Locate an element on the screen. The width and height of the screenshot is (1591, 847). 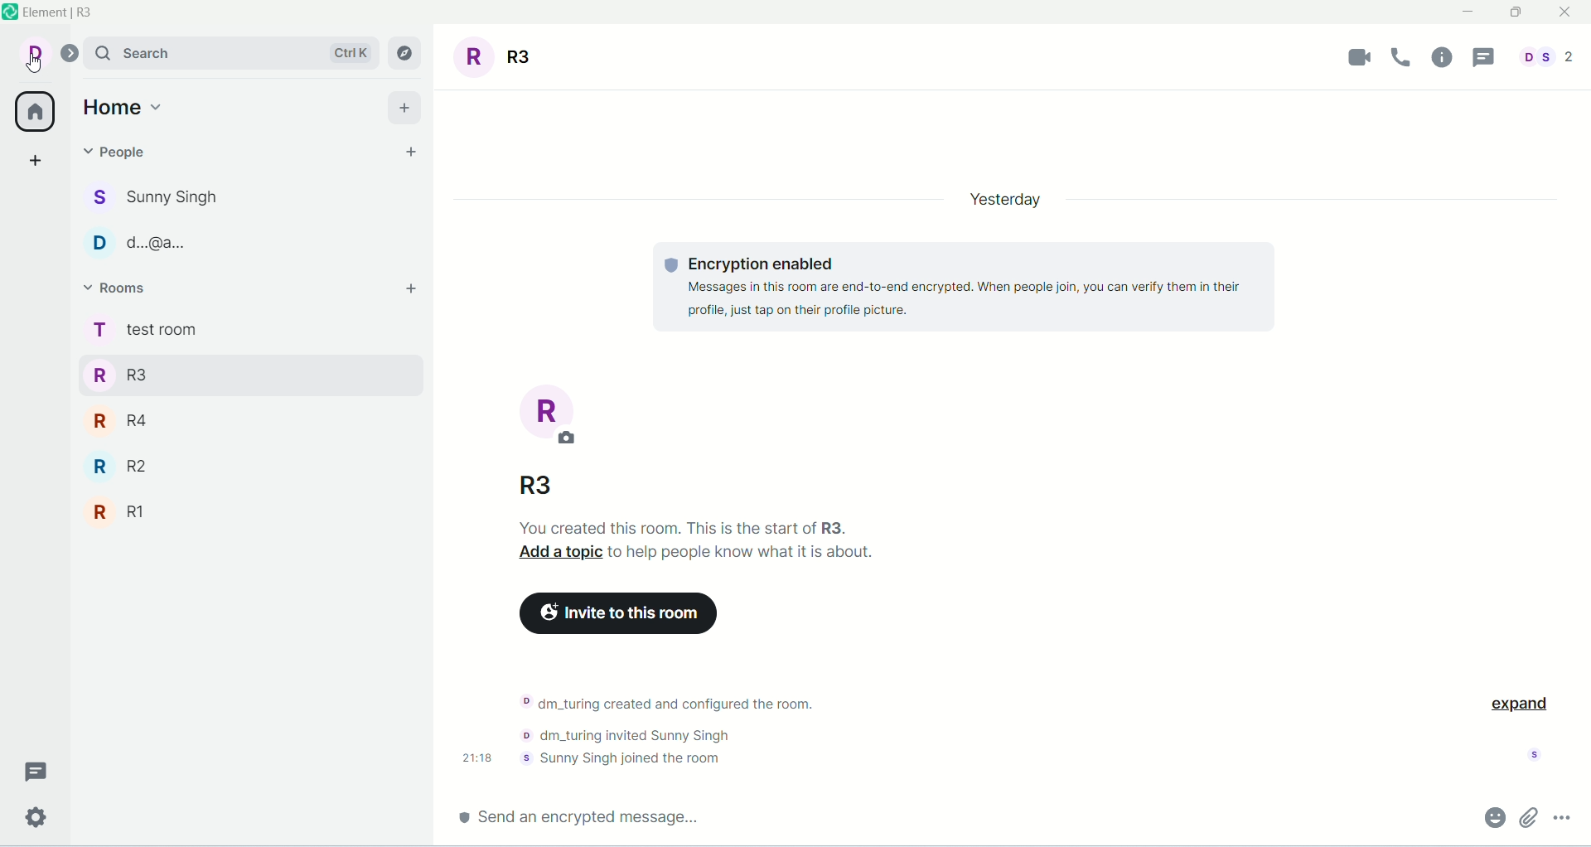
 is located at coordinates (153, 244).